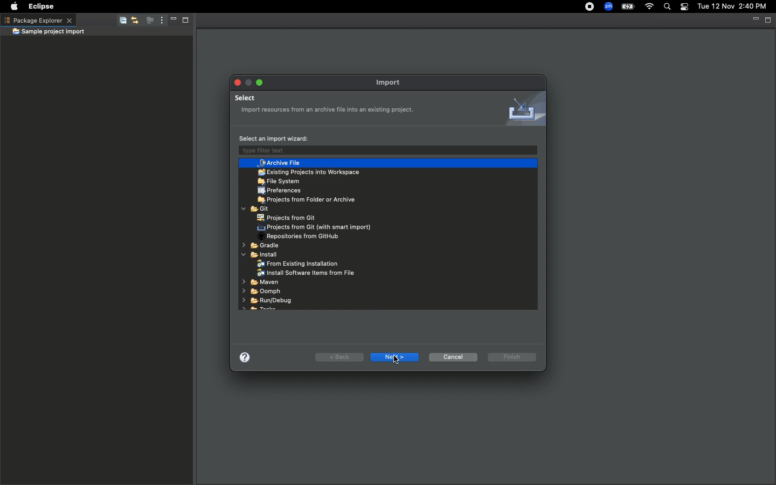  I want to click on Maximize, so click(184, 22).